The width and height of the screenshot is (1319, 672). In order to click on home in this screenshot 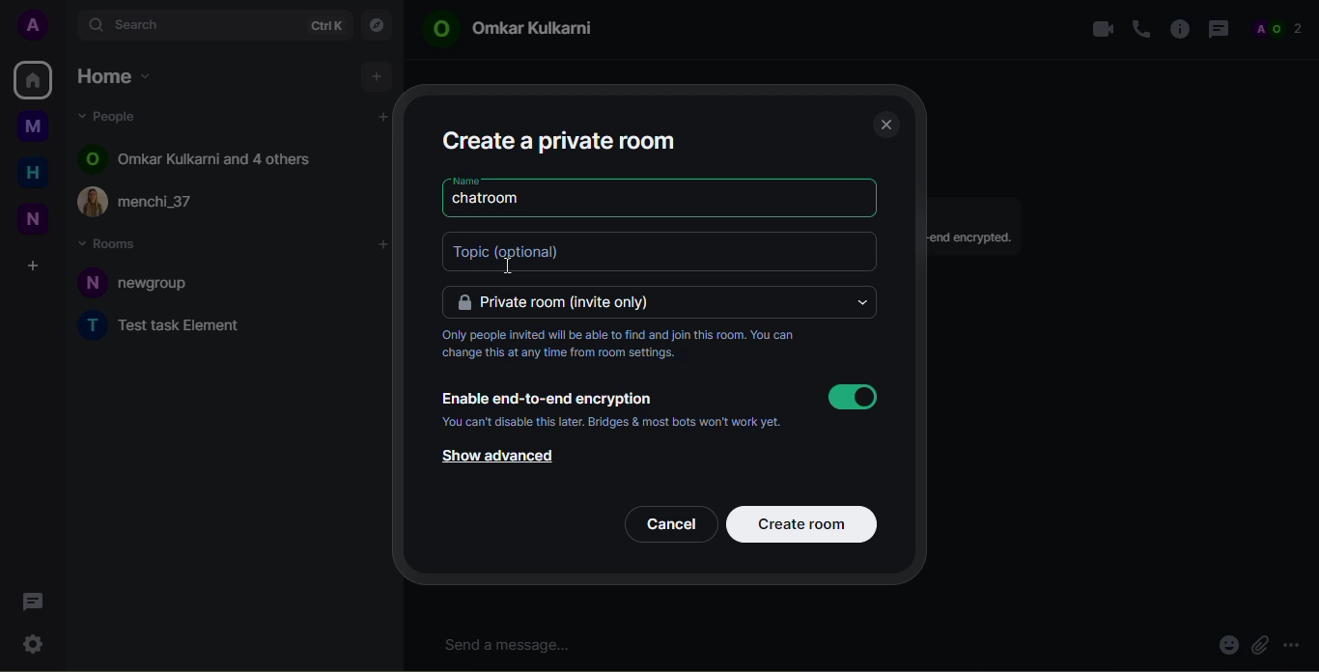, I will do `click(33, 78)`.